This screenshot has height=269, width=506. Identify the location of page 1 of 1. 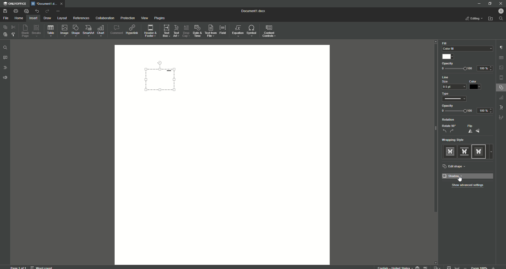
(18, 267).